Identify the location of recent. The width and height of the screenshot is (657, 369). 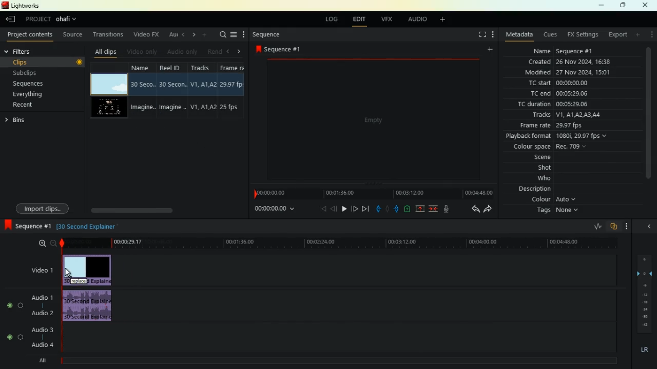
(29, 105).